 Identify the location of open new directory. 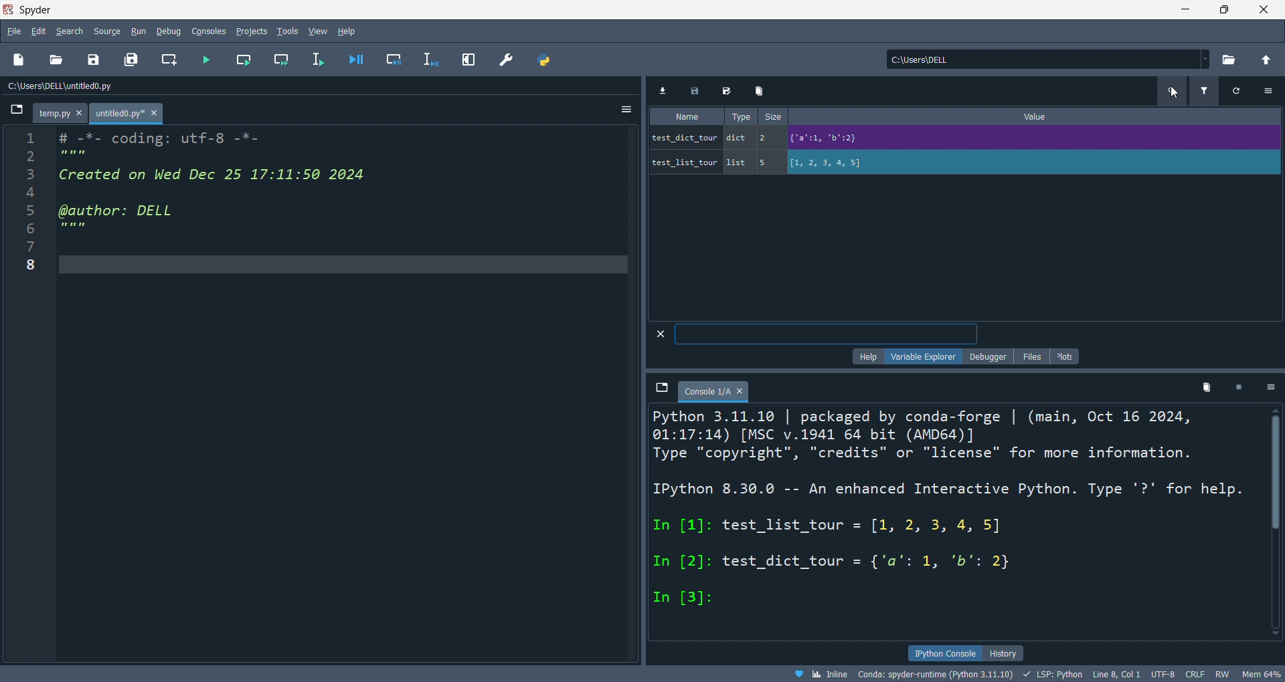
(1222, 59).